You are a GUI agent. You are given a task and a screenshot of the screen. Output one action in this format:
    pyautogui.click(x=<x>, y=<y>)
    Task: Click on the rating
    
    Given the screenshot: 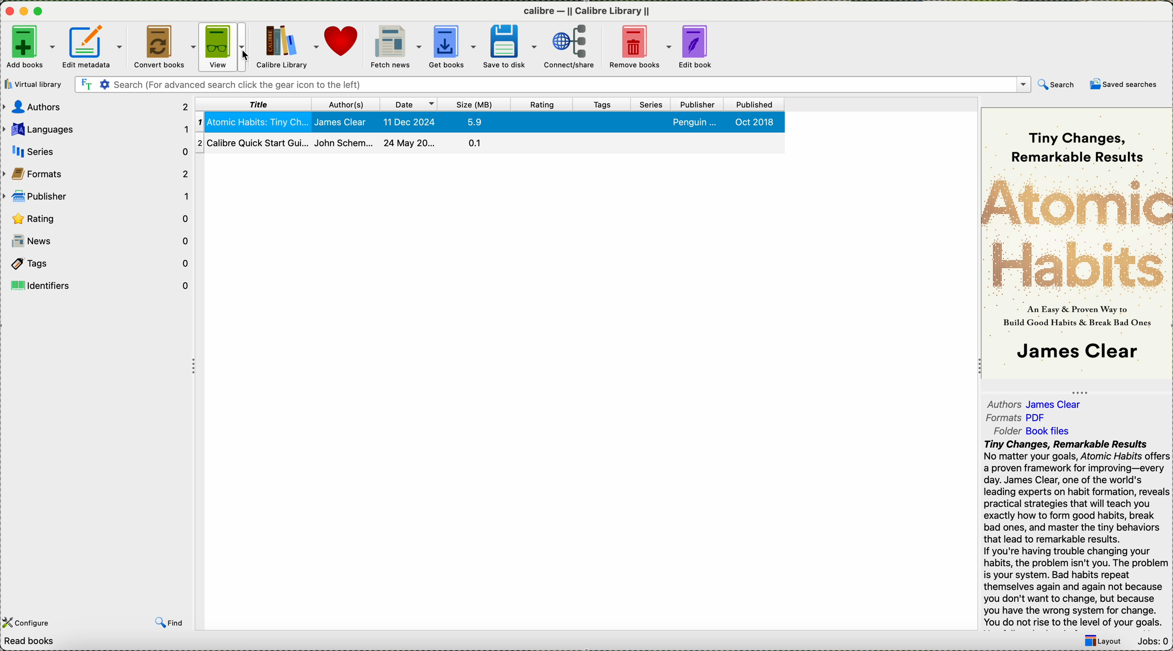 What is the action you would take?
    pyautogui.click(x=544, y=105)
    